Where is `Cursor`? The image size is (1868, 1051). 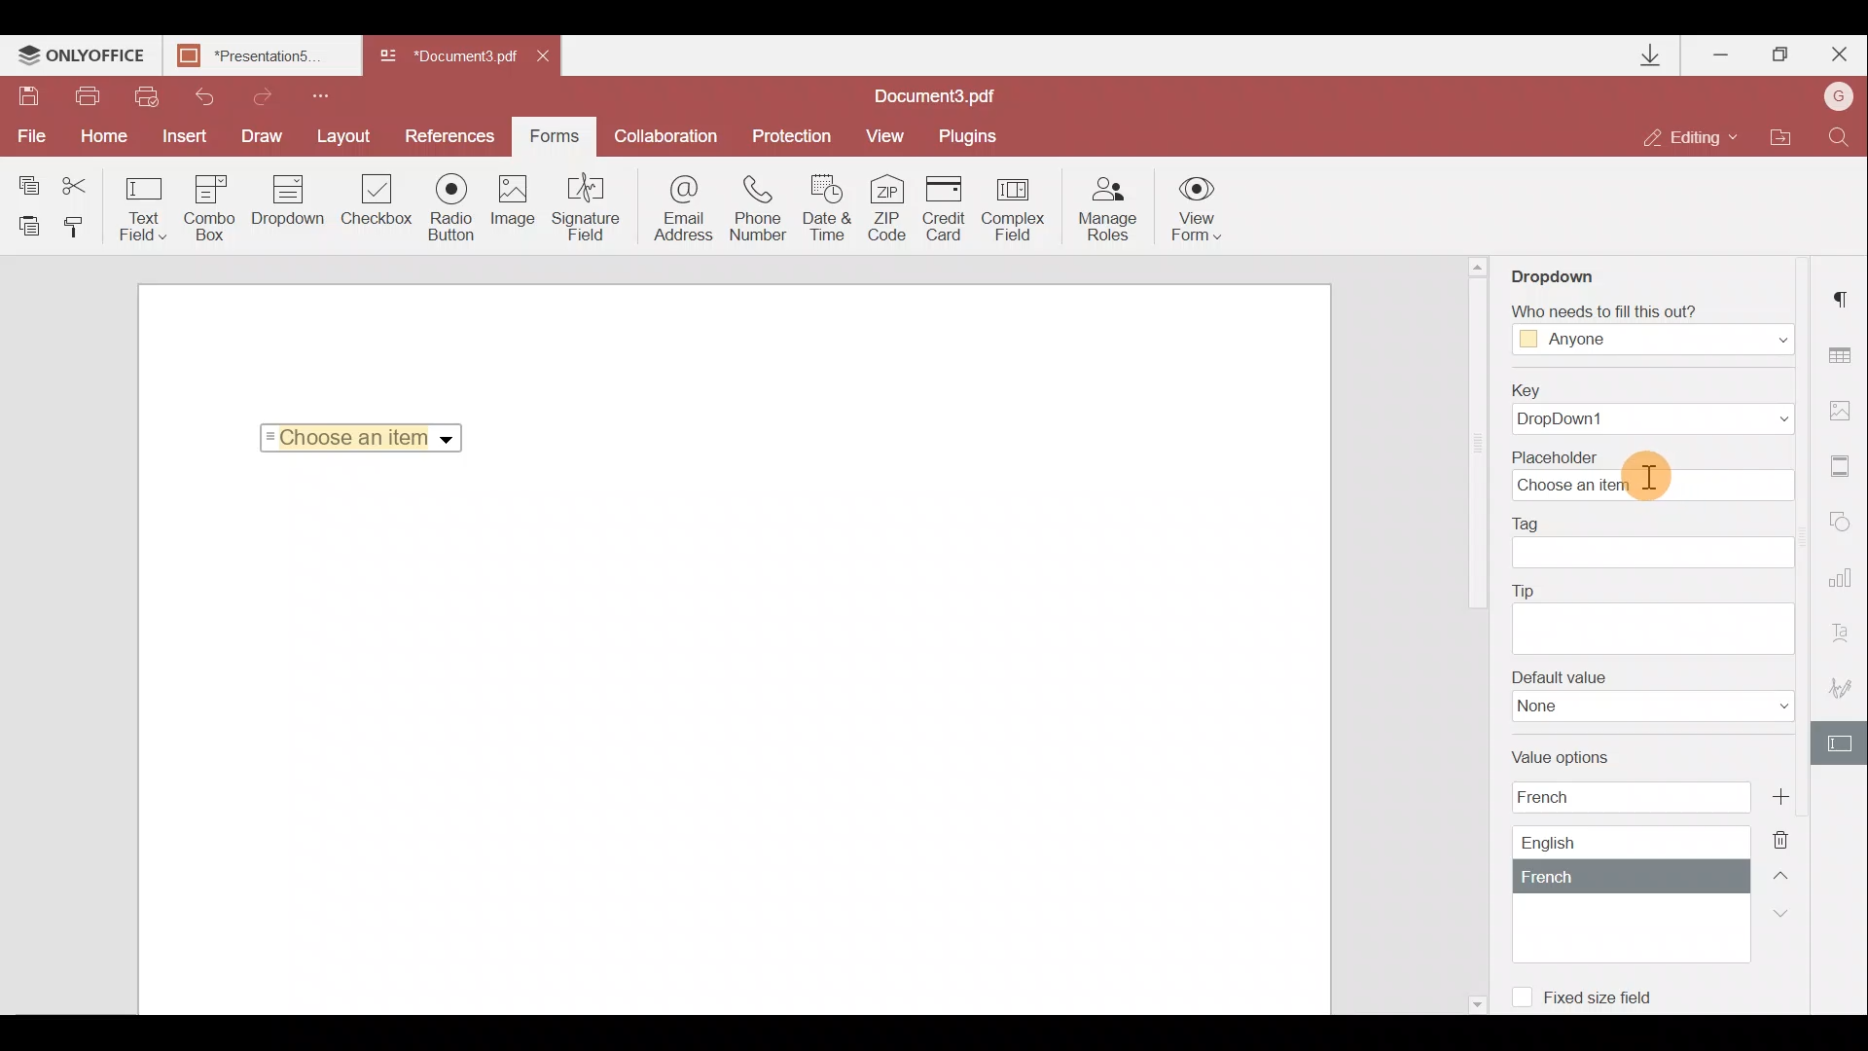 Cursor is located at coordinates (1646, 470).